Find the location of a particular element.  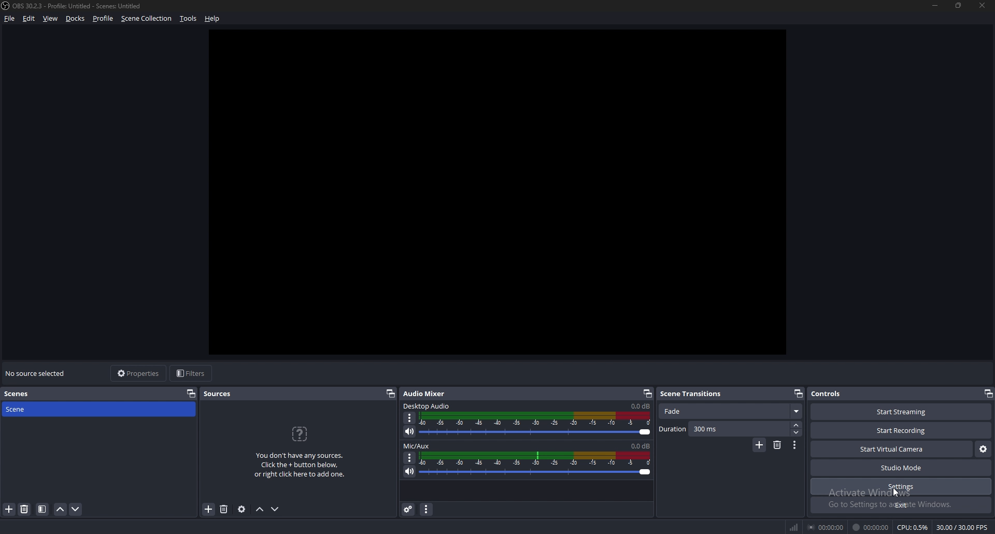

docks is located at coordinates (76, 19).